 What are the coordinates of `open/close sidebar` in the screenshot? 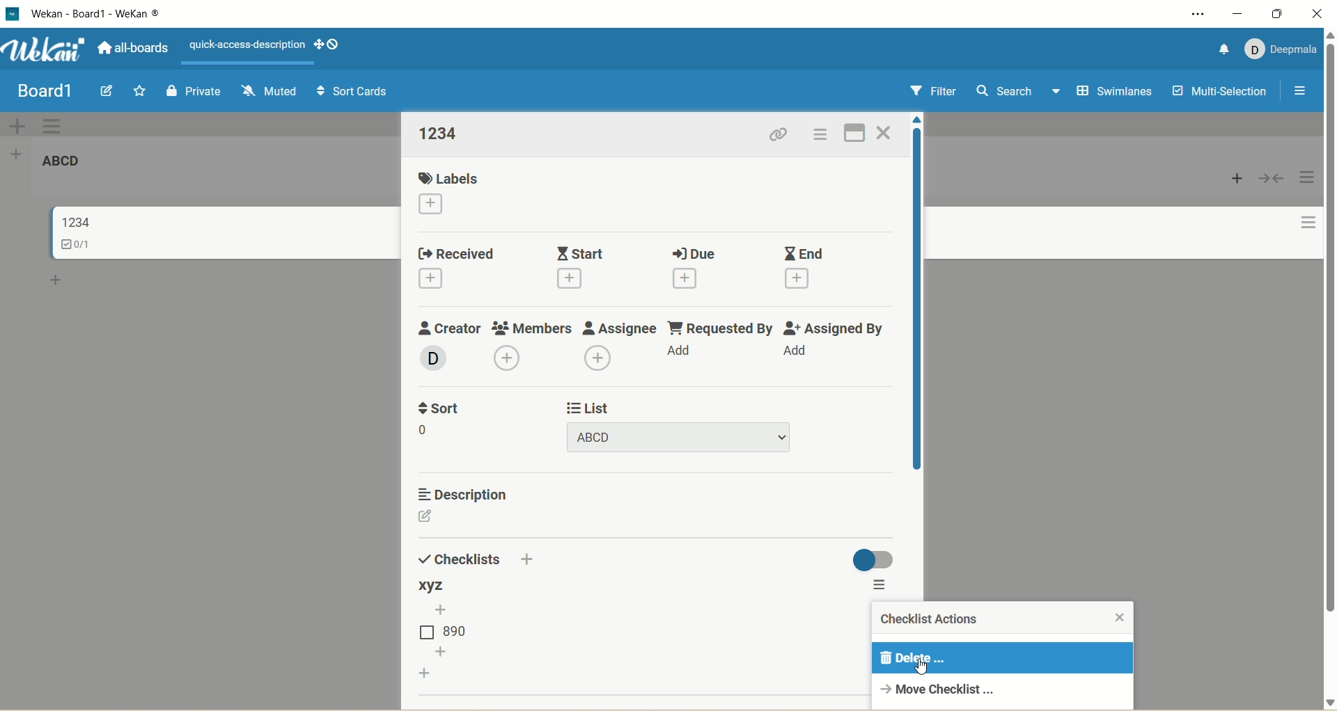 It's located at (1301, 91).